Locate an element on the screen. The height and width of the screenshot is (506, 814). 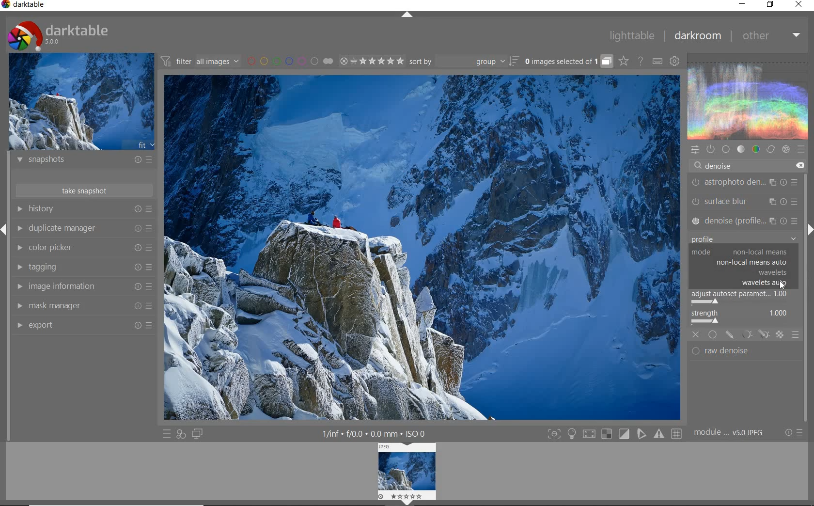
show only active modules is located at coordinates (710, 149).